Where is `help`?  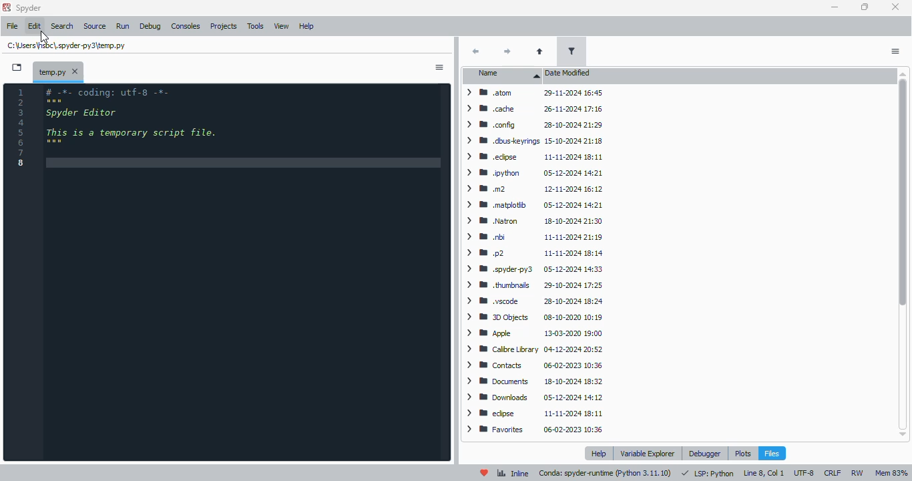 help is located at coordinates (600, 454).